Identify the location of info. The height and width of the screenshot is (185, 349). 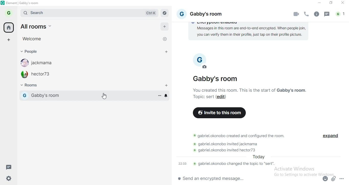
(316, 14).